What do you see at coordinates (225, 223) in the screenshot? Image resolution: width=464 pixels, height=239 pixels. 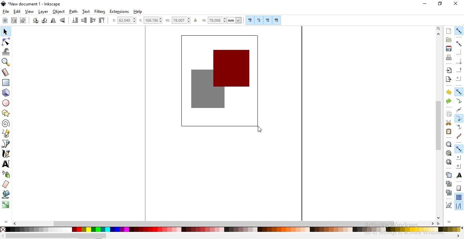 I see `scrollbar` at bounding box center [225, 223].